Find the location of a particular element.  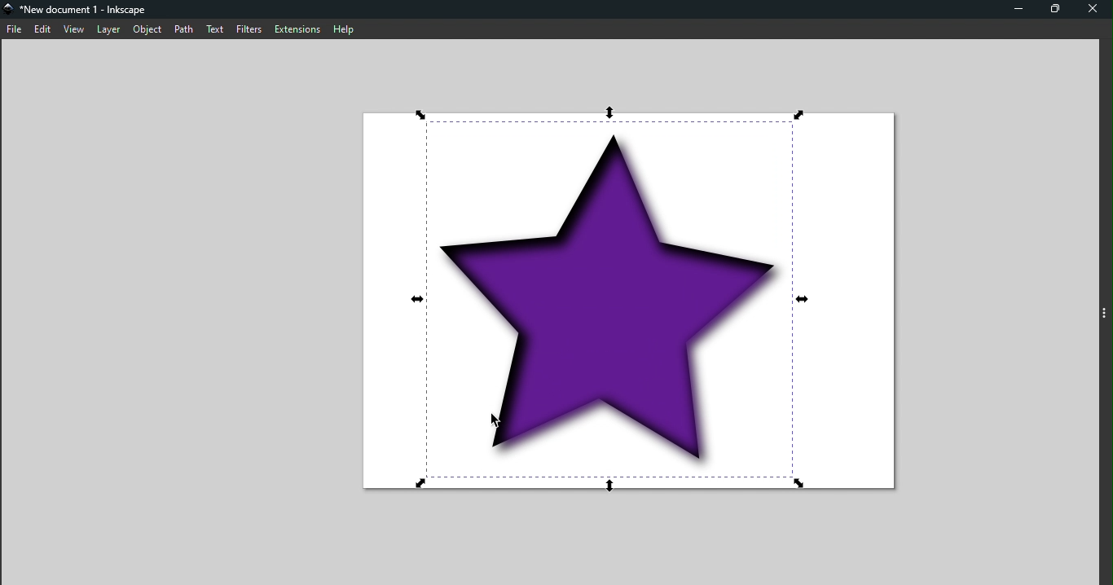

Object is located at coordinates (147, 29).